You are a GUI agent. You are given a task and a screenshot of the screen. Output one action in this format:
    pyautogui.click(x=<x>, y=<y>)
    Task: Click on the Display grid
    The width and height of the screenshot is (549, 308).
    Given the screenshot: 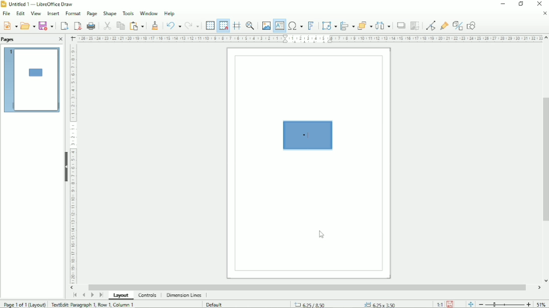 What is the action you would take?
    pyautogui.click(x=210, y=25)
    